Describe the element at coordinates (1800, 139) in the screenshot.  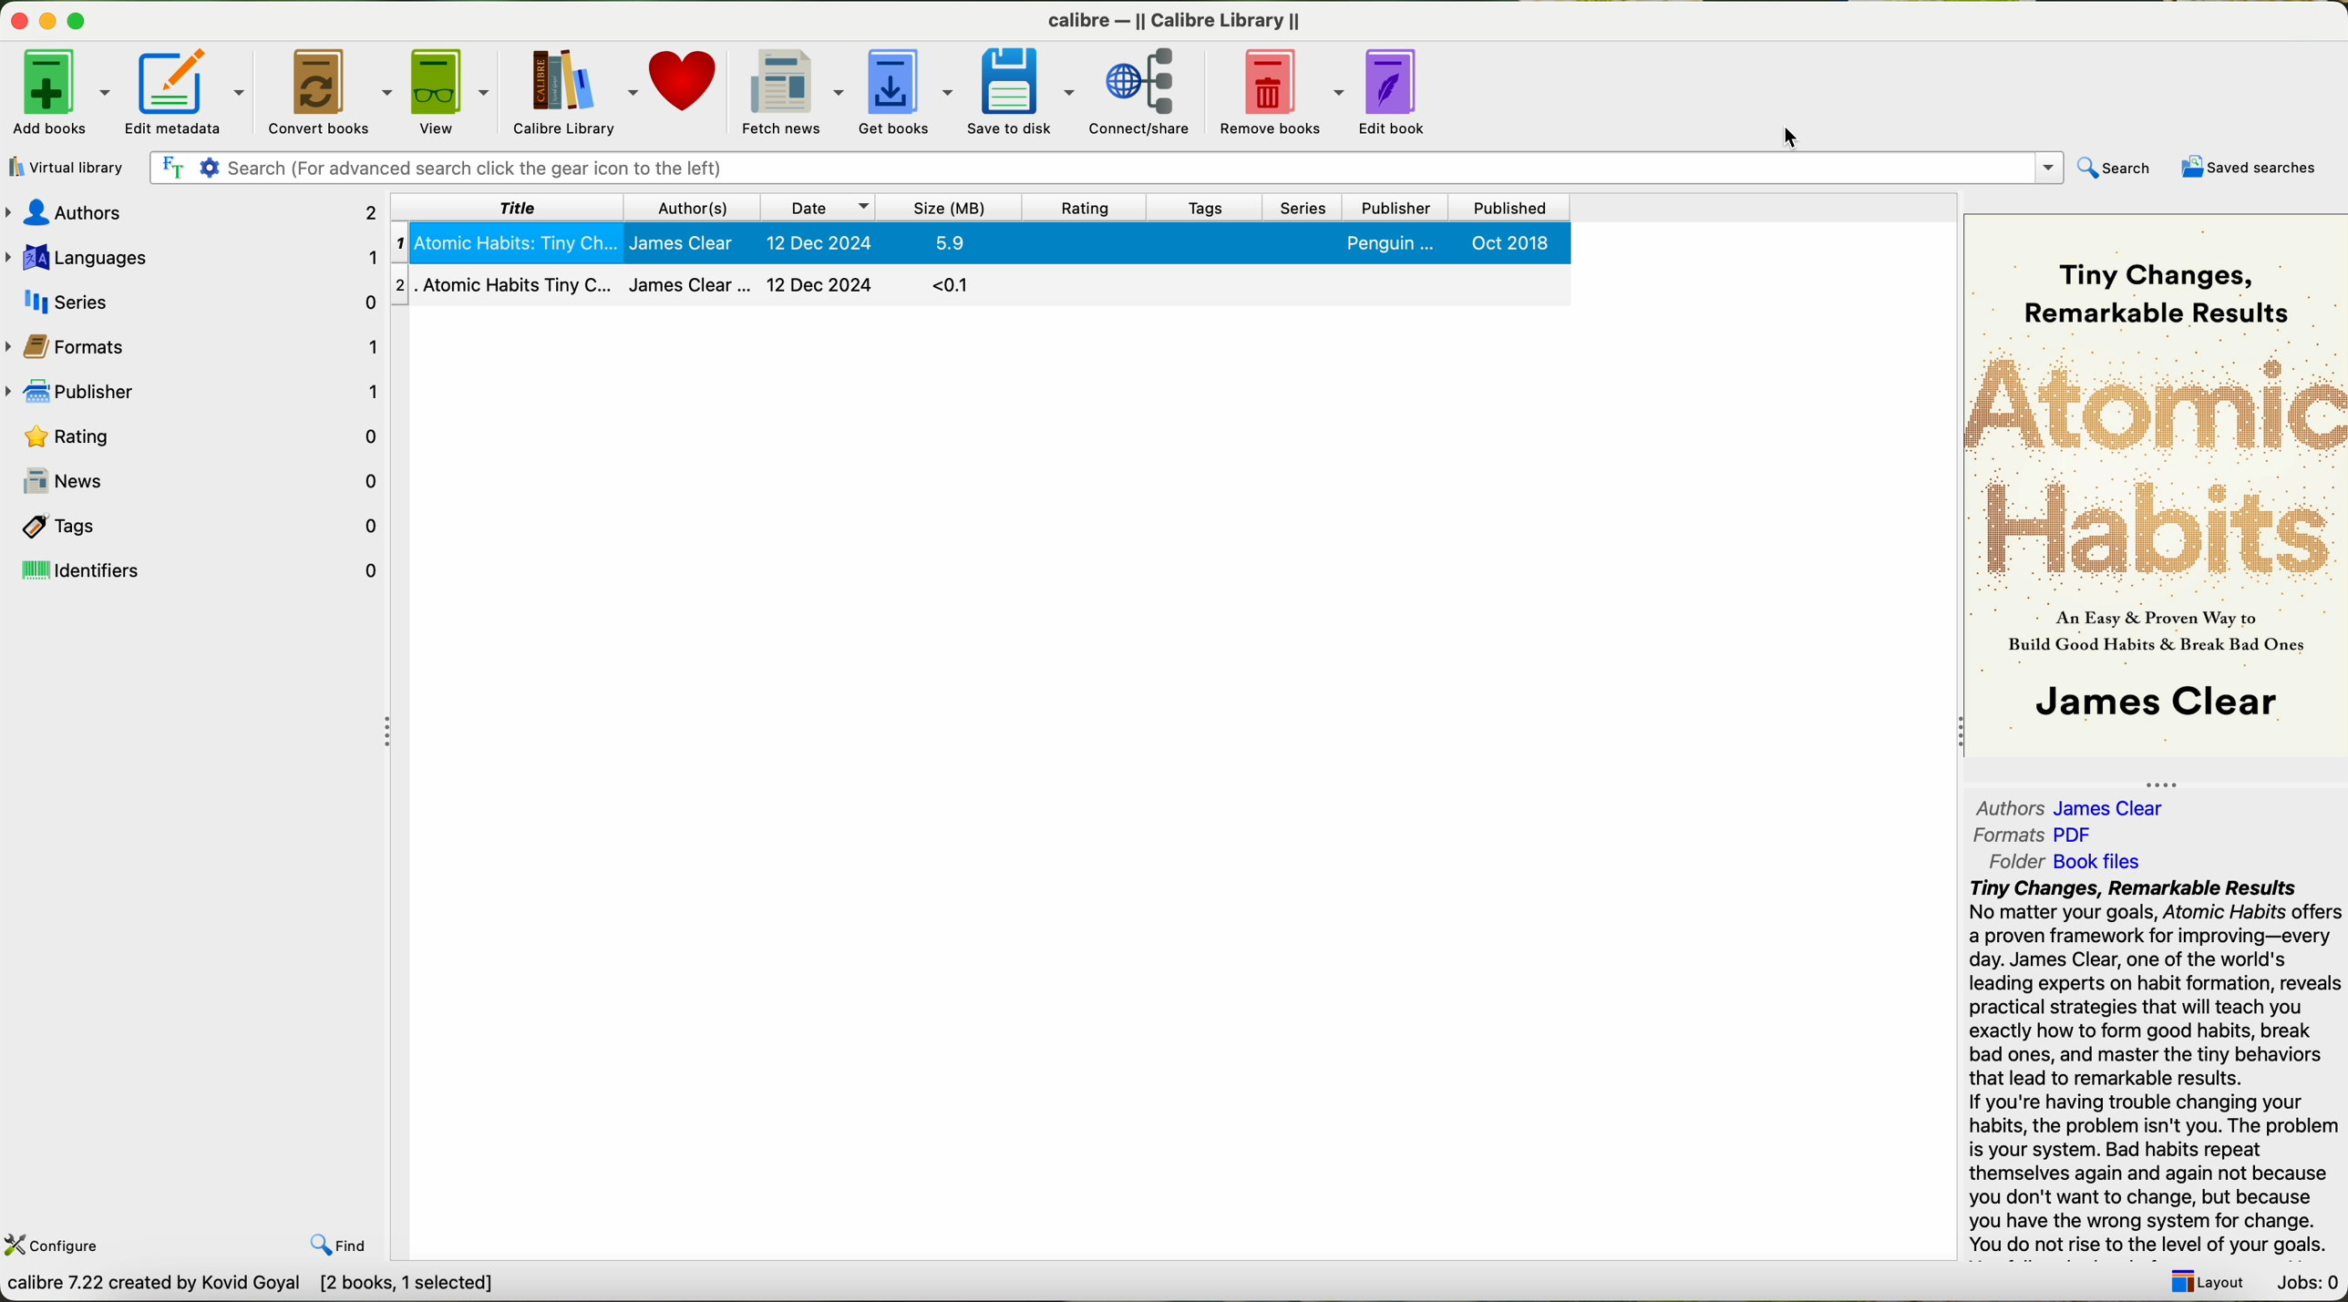
I see `cursor` at that location.